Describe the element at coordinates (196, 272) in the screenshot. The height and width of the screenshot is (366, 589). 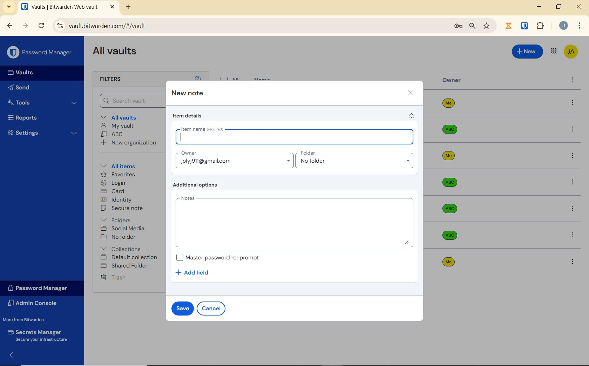
I see `Add field` at that location.